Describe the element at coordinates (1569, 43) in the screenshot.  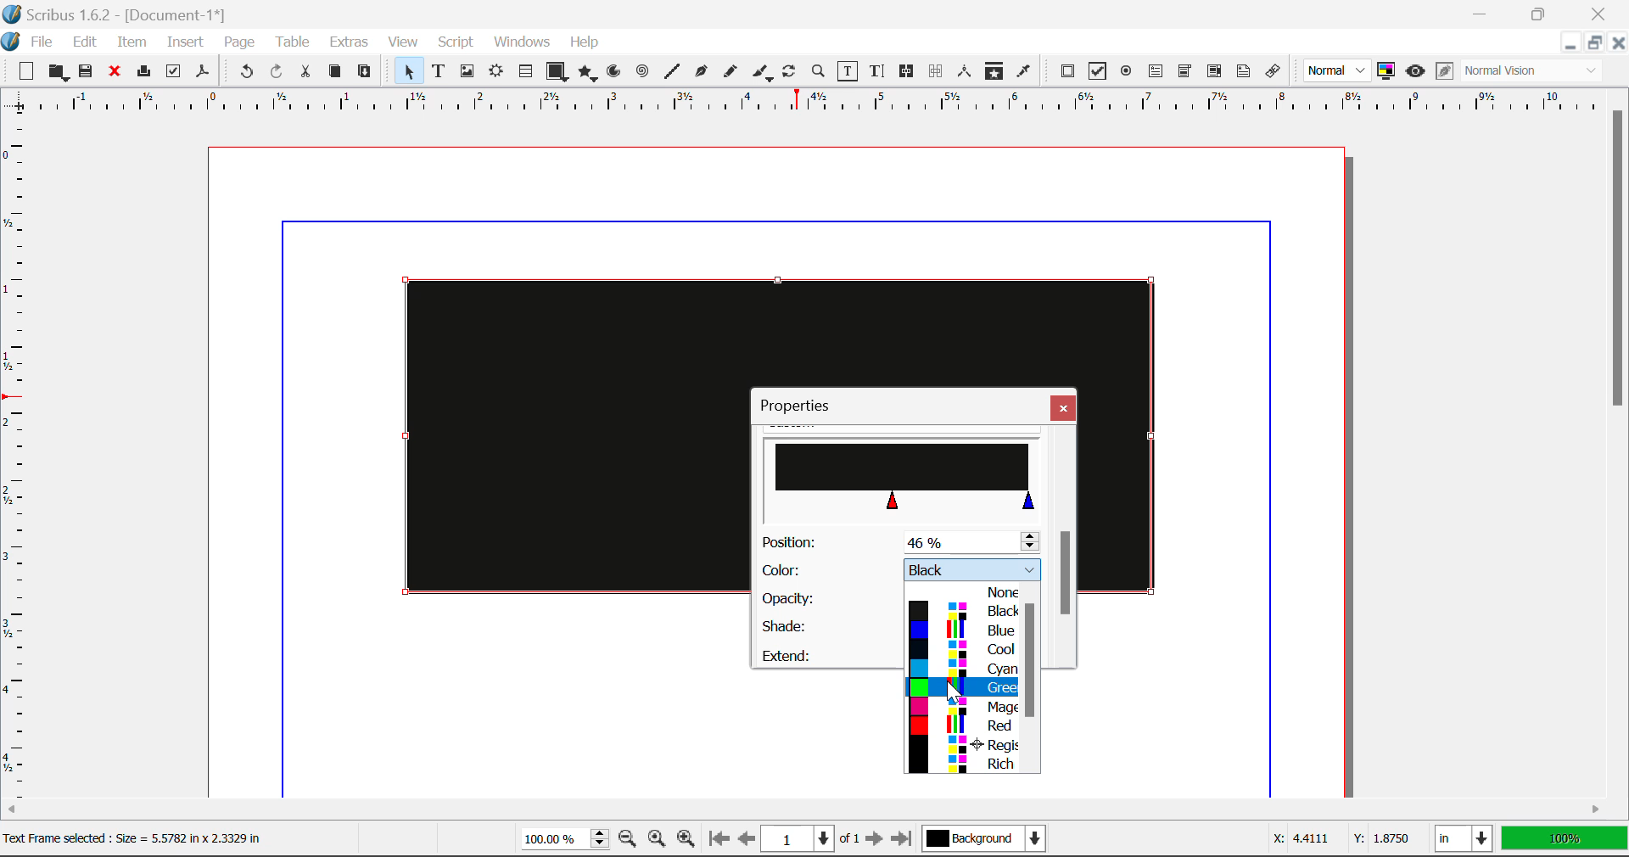
I see `Restore Down` at that location.